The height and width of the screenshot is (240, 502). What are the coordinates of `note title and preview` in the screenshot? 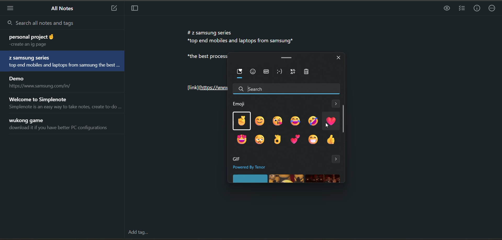 It's located at (56, 40).